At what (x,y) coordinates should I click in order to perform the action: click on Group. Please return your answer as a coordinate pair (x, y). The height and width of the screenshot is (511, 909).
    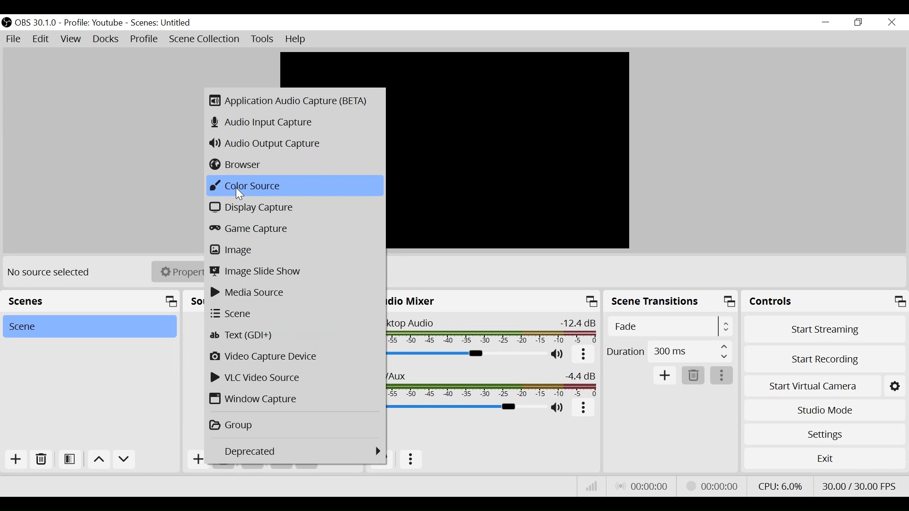
    Looking at the image, I should click on (292, 423).